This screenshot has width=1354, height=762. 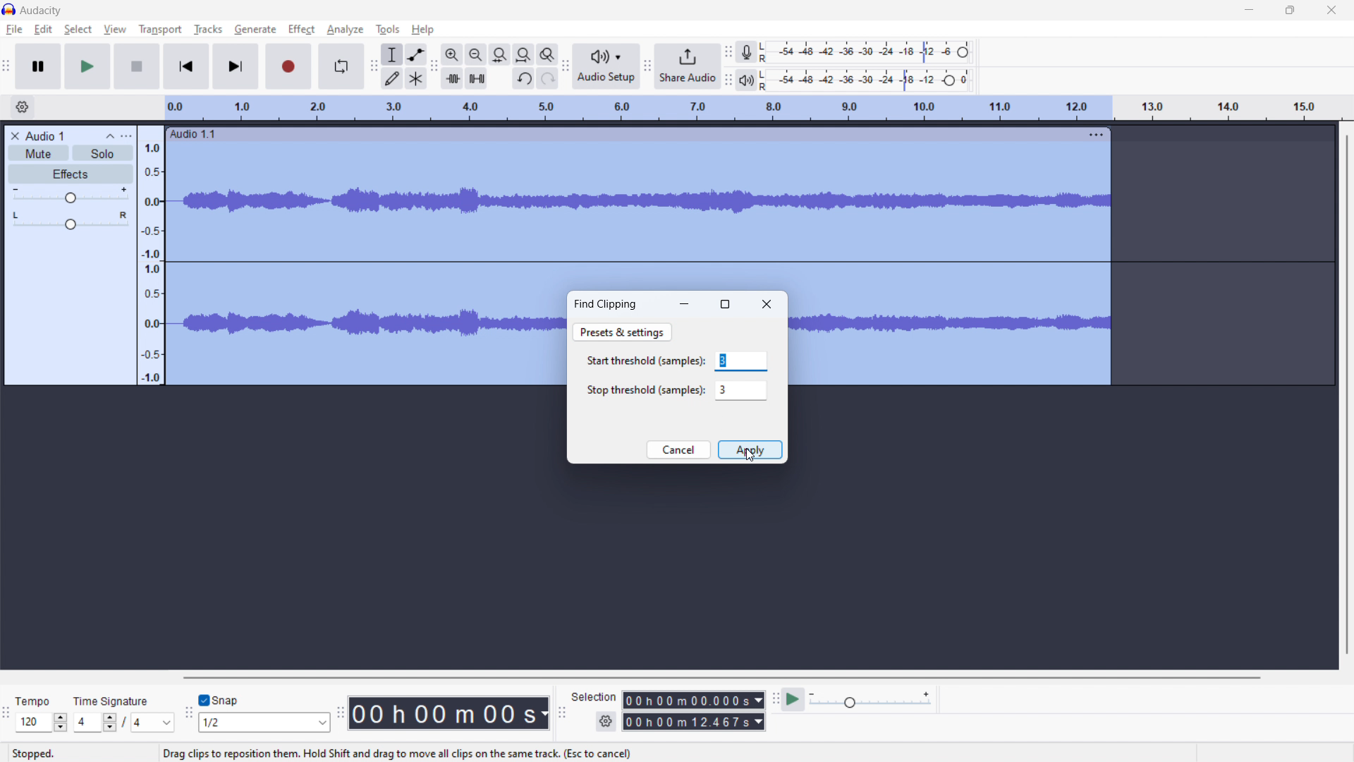 I want to click on minimize, so click(x=683, y=305).